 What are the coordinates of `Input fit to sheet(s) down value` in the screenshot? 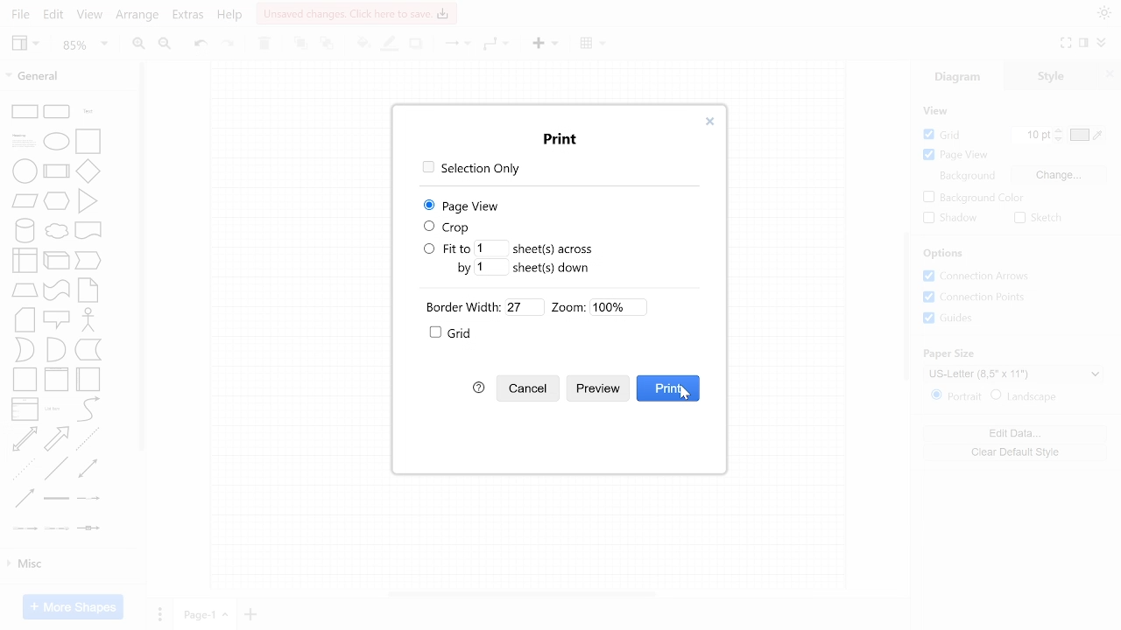 It's located at (491, 267).